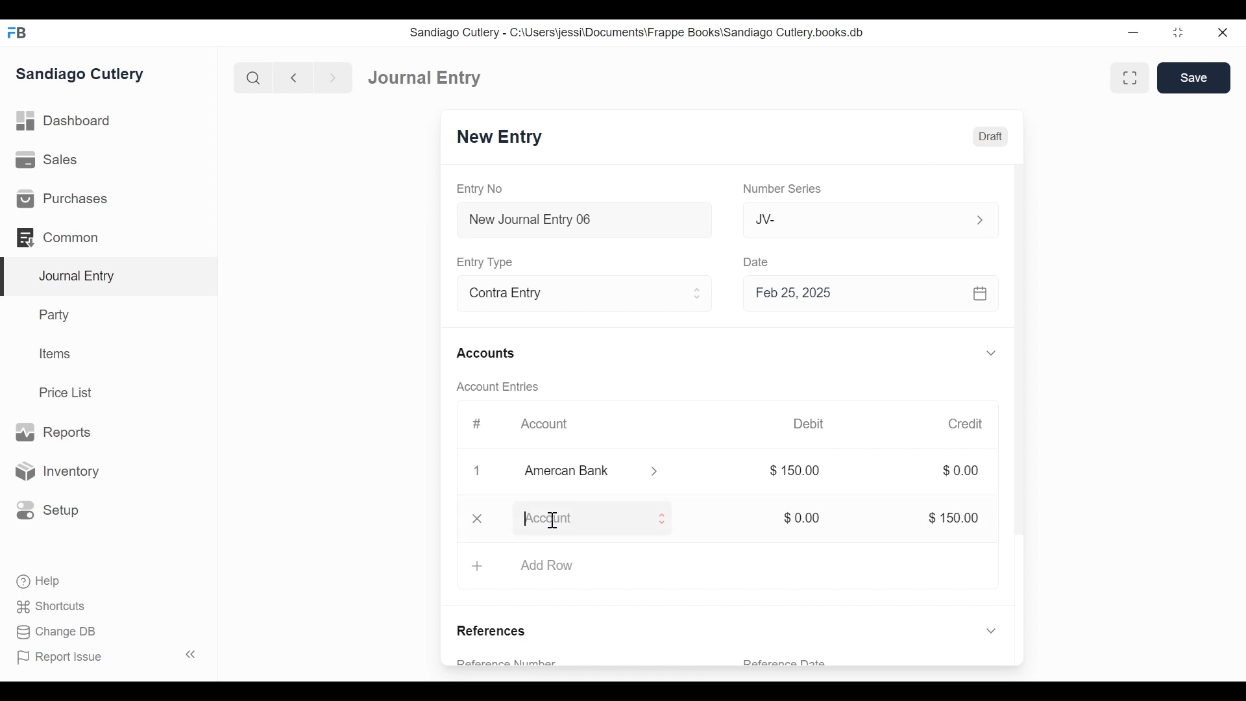  I want to click on Party, so click(57, 314).